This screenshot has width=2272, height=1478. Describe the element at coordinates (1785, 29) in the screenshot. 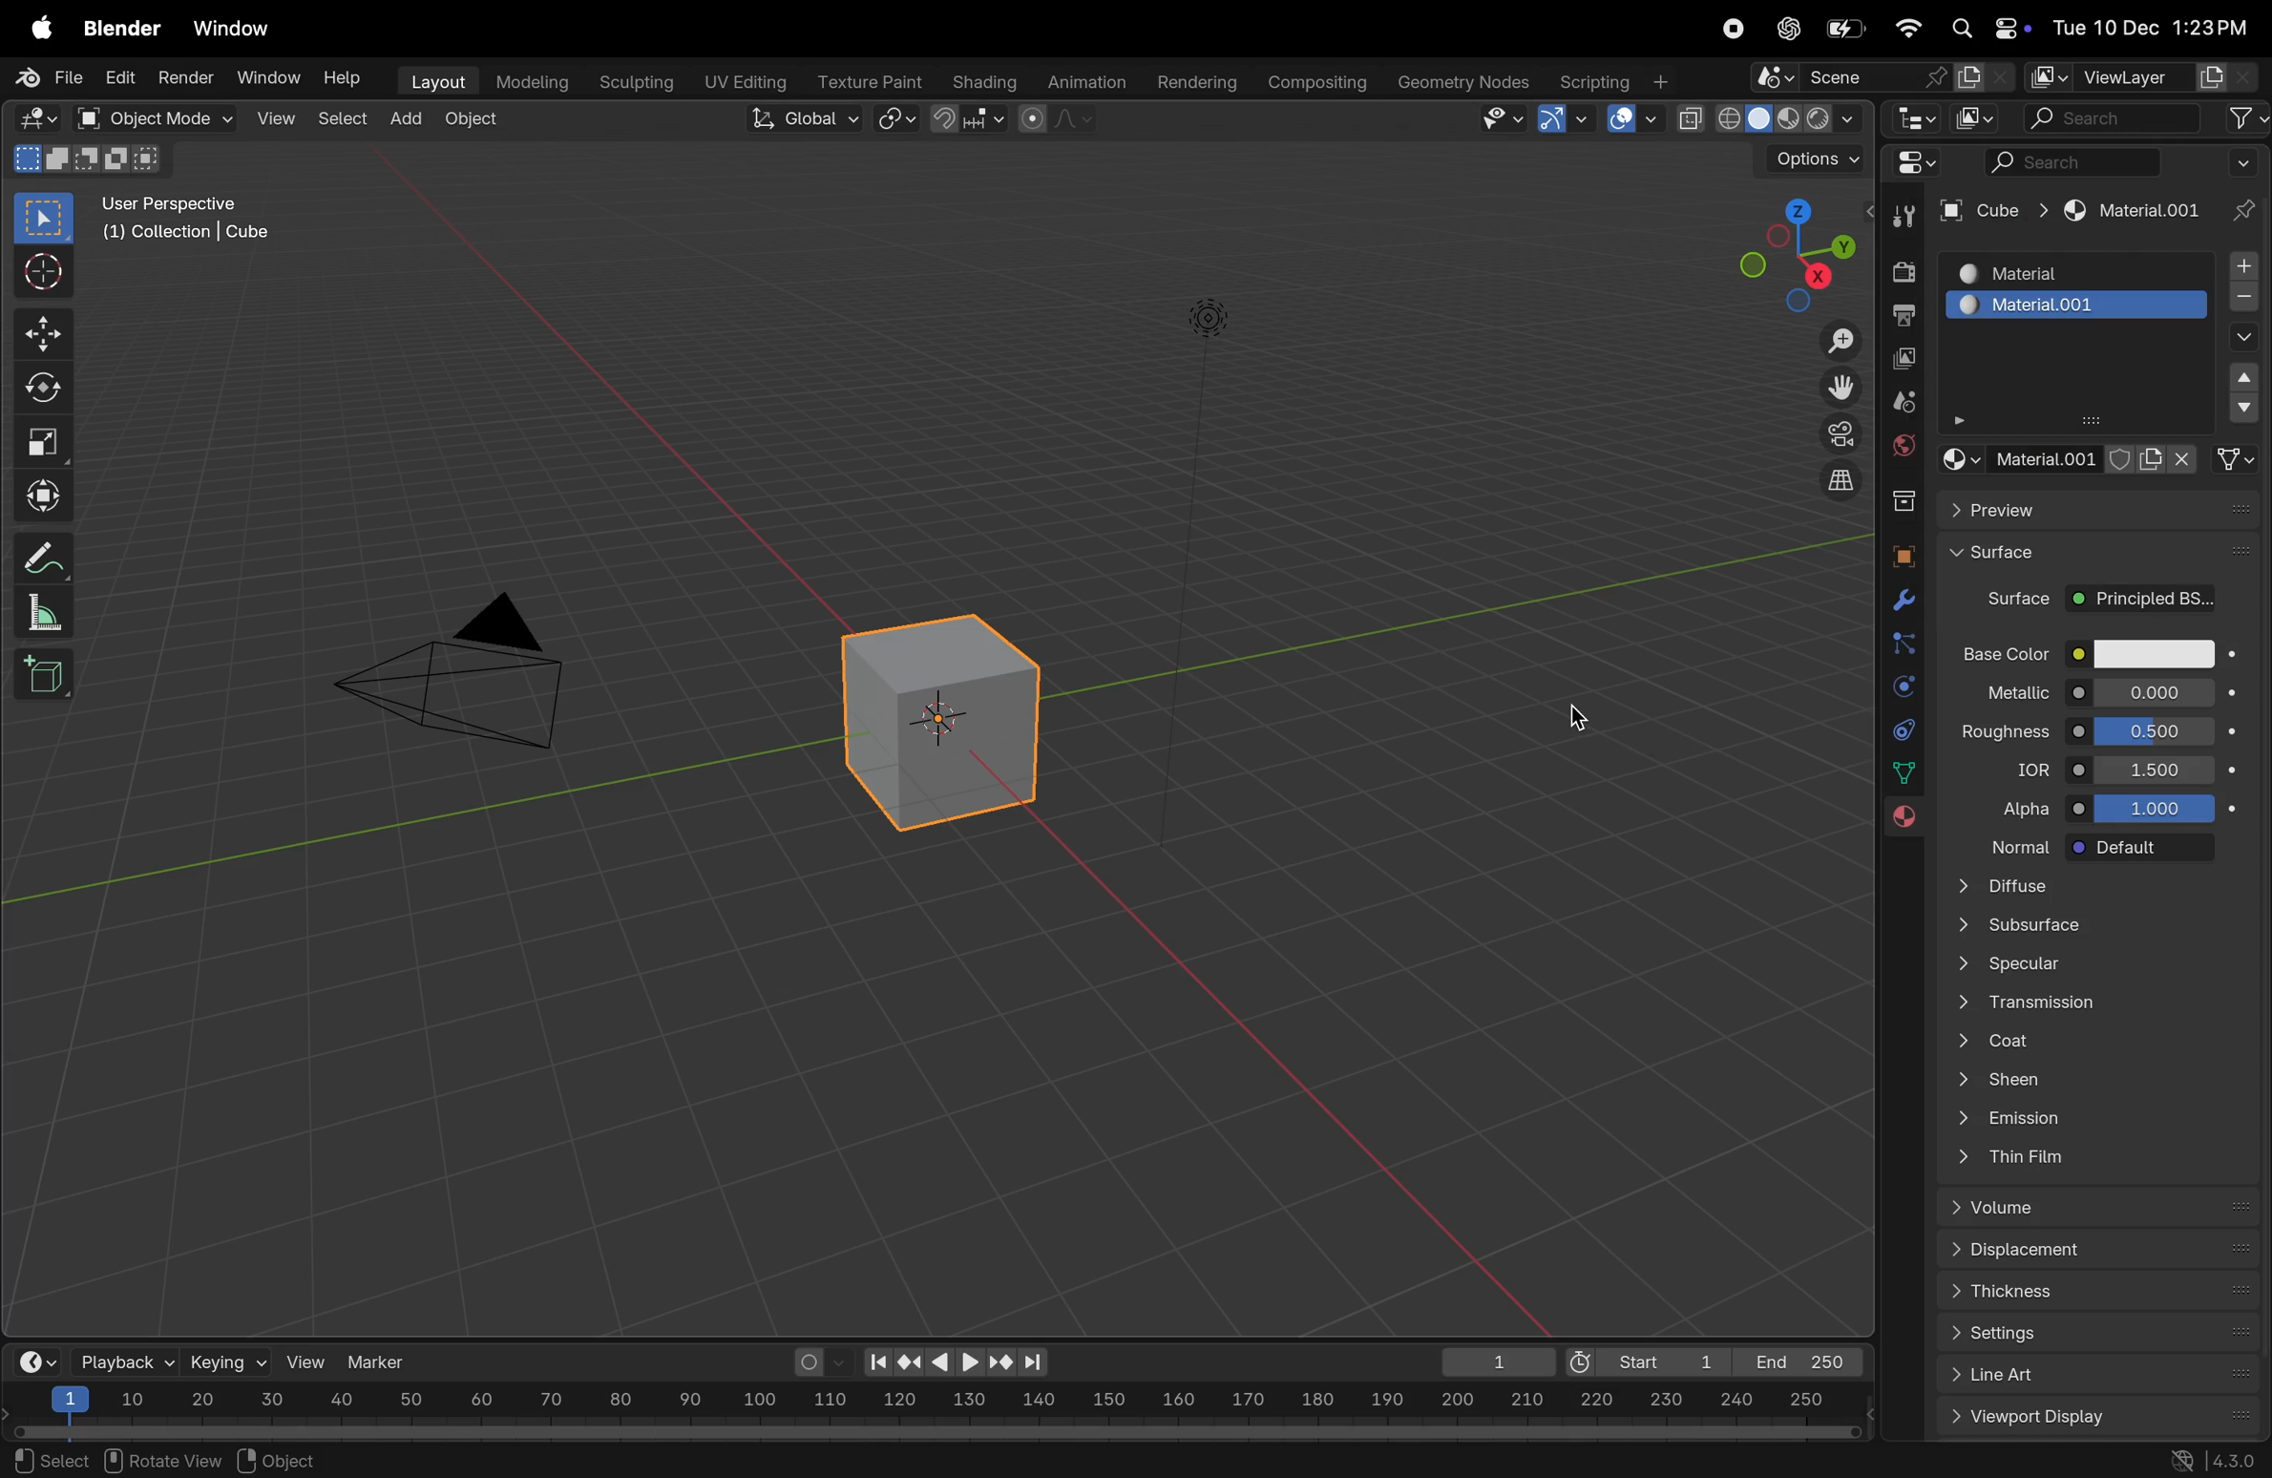

I see `chatgpt` at that location.